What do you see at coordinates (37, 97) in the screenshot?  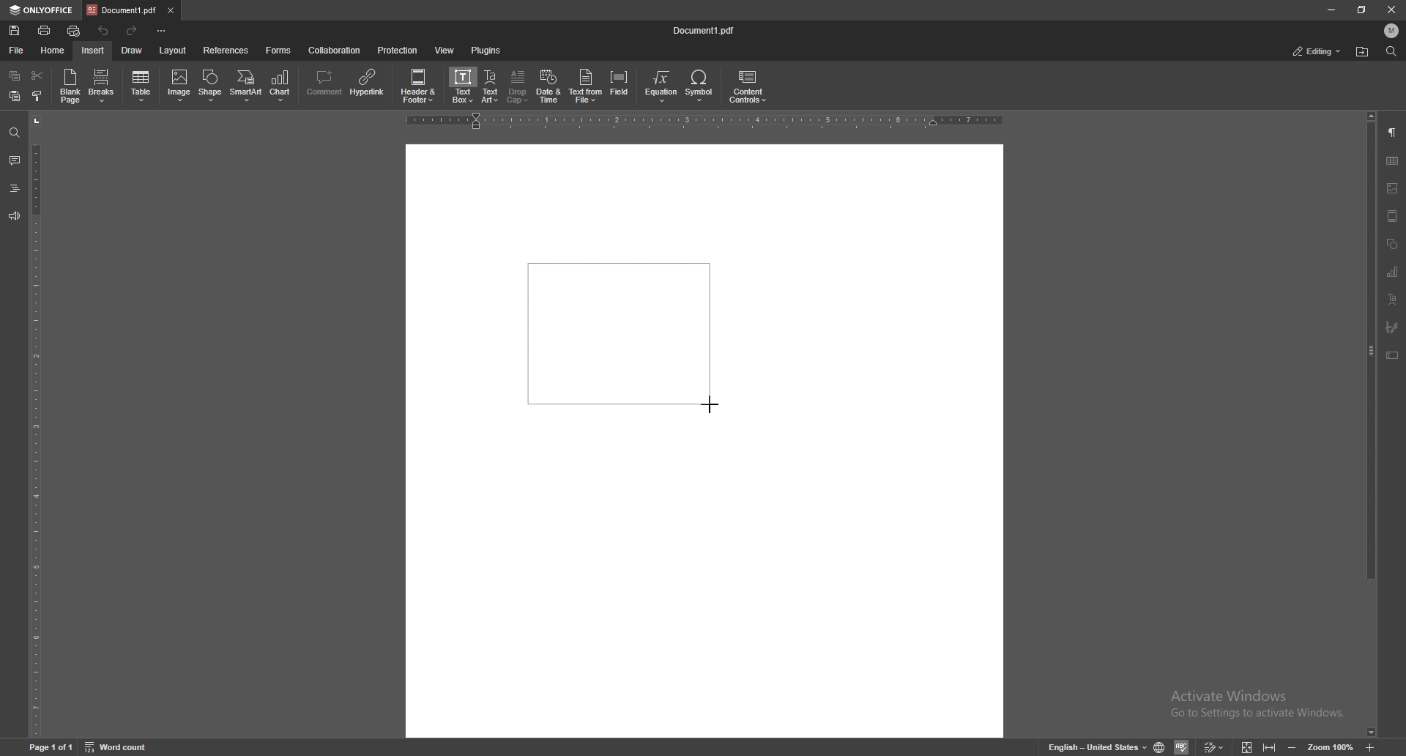 I see `copy style` at bounding box center [37, 97].